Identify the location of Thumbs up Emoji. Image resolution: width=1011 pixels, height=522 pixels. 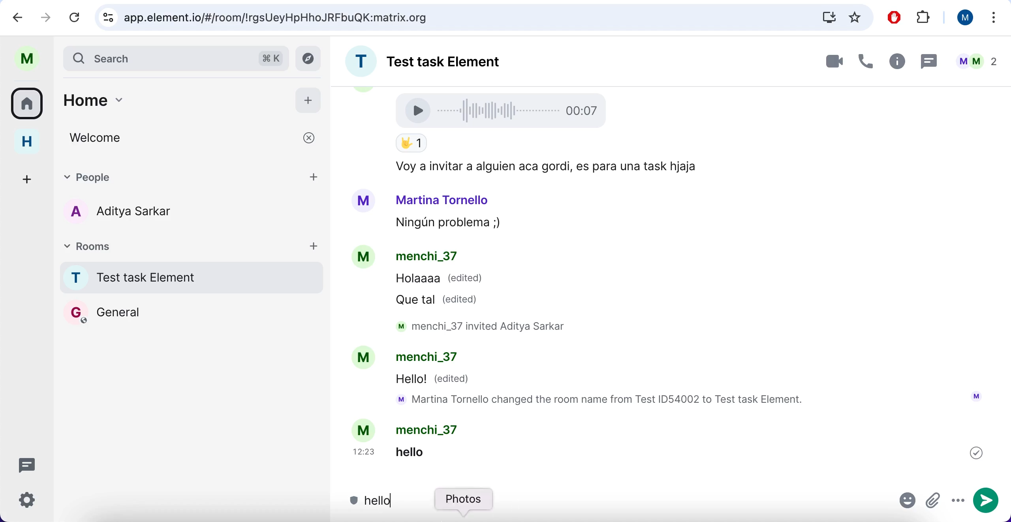
(411, 144).